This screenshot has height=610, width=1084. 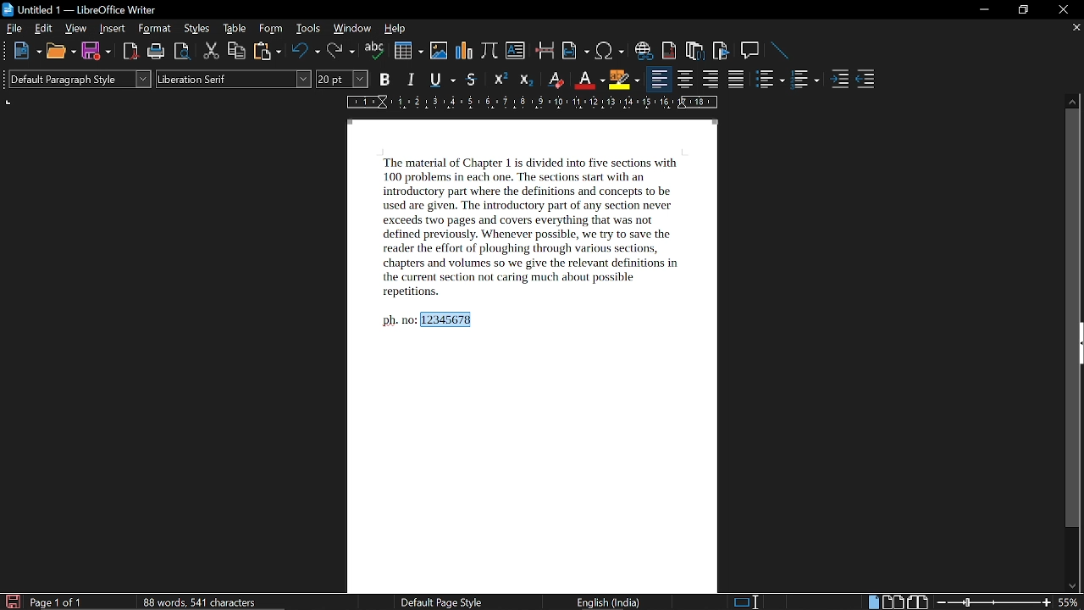 What do you see at coordinates (154, 52) in the screenshot?
I see `print` at bounding box center [154, 52].